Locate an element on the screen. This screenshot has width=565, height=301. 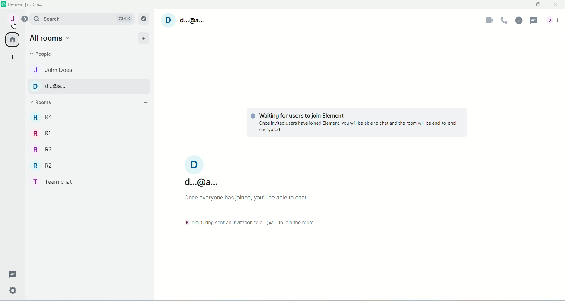
Room info is located at coordinates (520, 21).